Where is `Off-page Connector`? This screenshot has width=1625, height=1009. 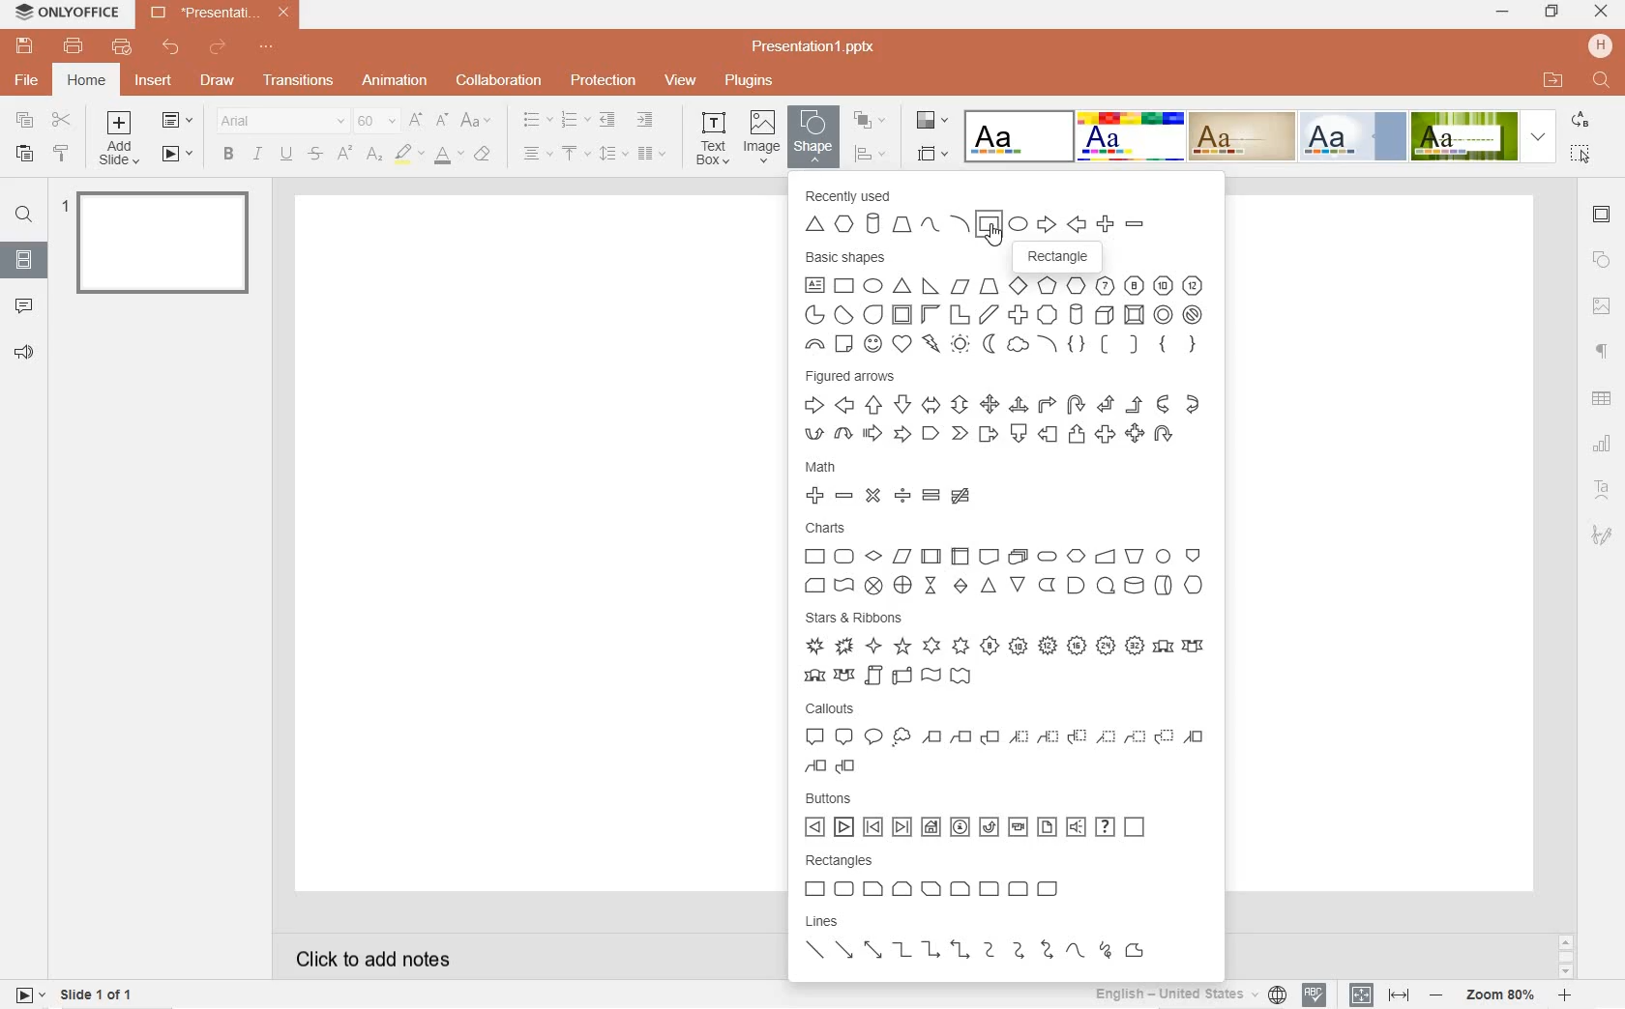 Off-page Connector is located at coordinates (1193, 559).